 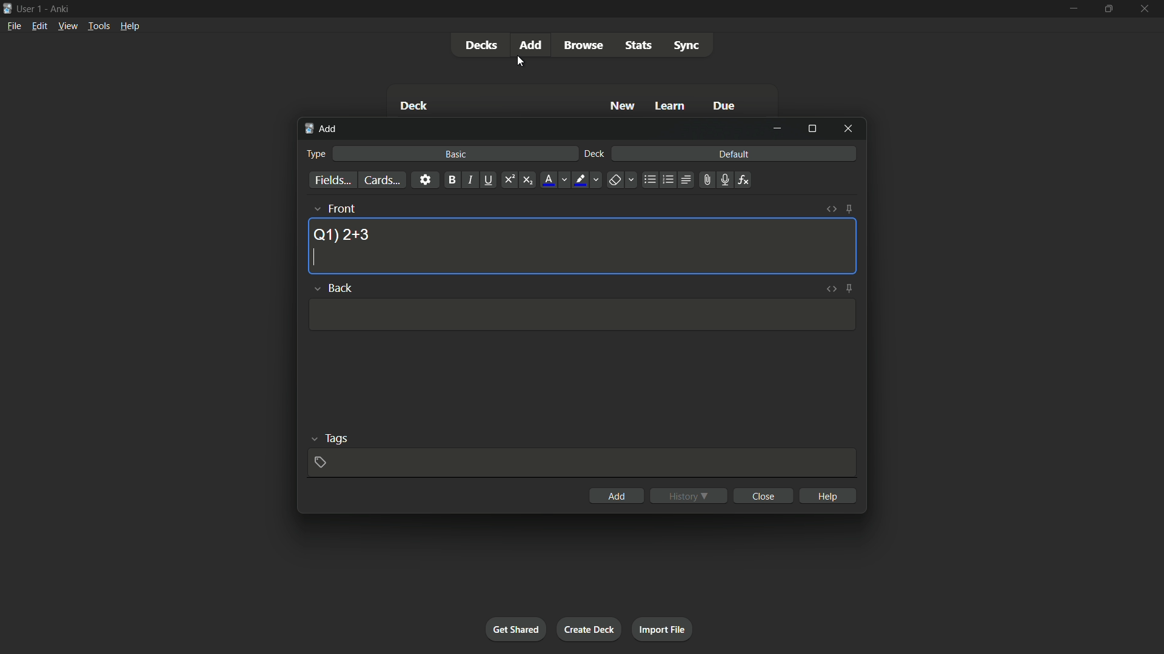 I want to click on type, so click(x=315, y=154).